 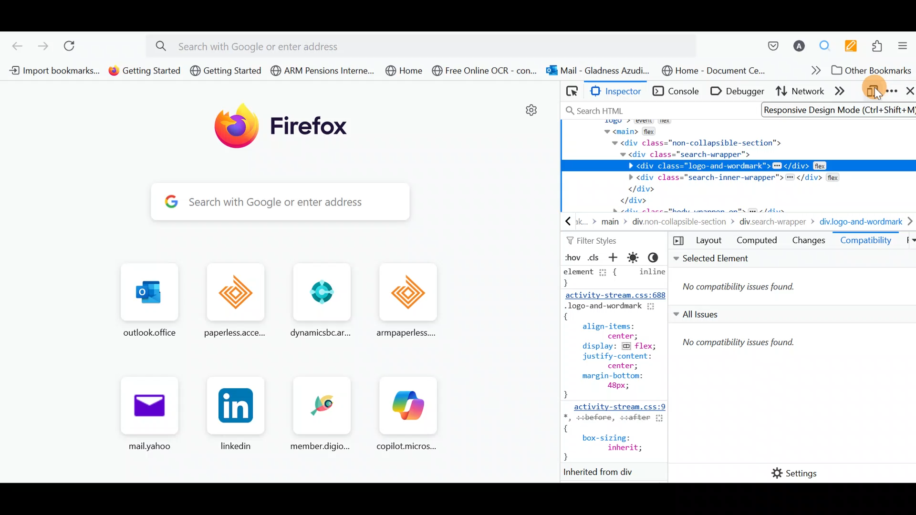 I want to click on Toggle light colour scheme simulation for the page, so click(x=636, y=257).